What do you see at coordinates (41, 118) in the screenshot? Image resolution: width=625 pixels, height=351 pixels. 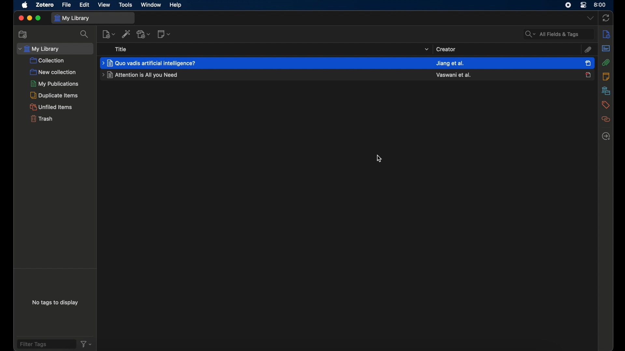 I see `trash` at bounding box center [41, 118].